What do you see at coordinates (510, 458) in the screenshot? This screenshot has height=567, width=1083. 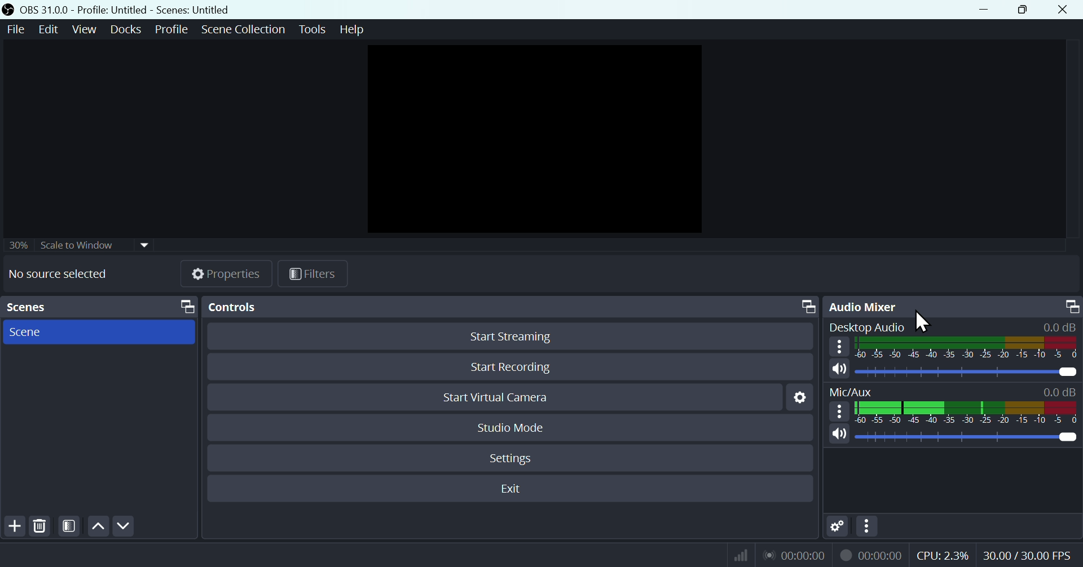 I see `Settings` at bounding box center [510, 458].